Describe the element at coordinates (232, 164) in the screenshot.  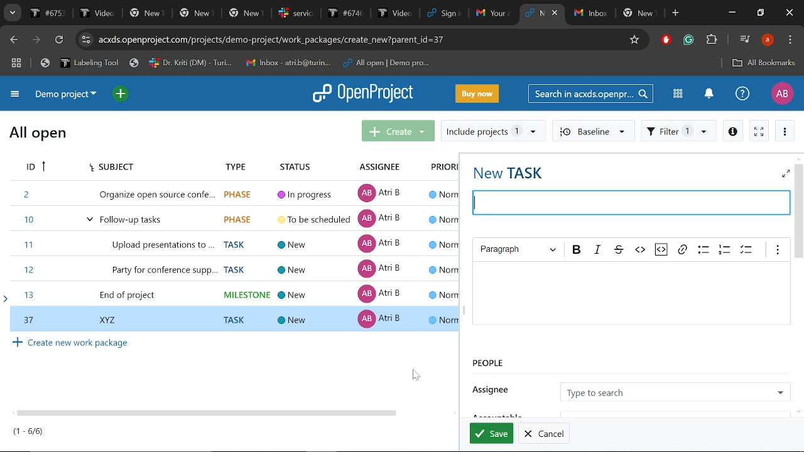
I see `Type` at that location.